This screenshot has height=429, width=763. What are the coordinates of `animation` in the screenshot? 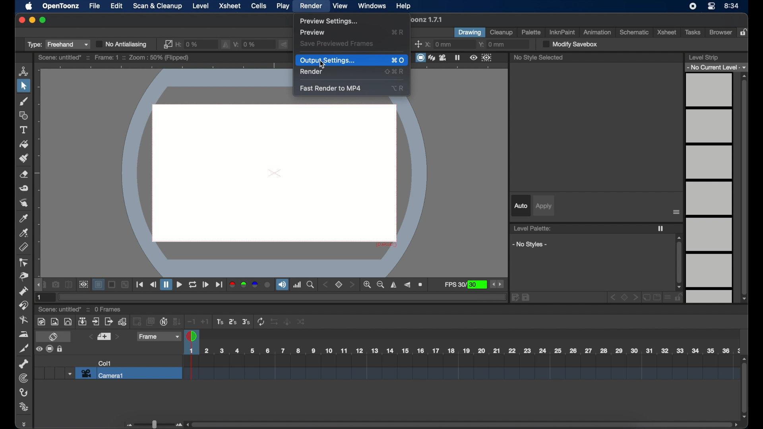 It's located at (596, 32).